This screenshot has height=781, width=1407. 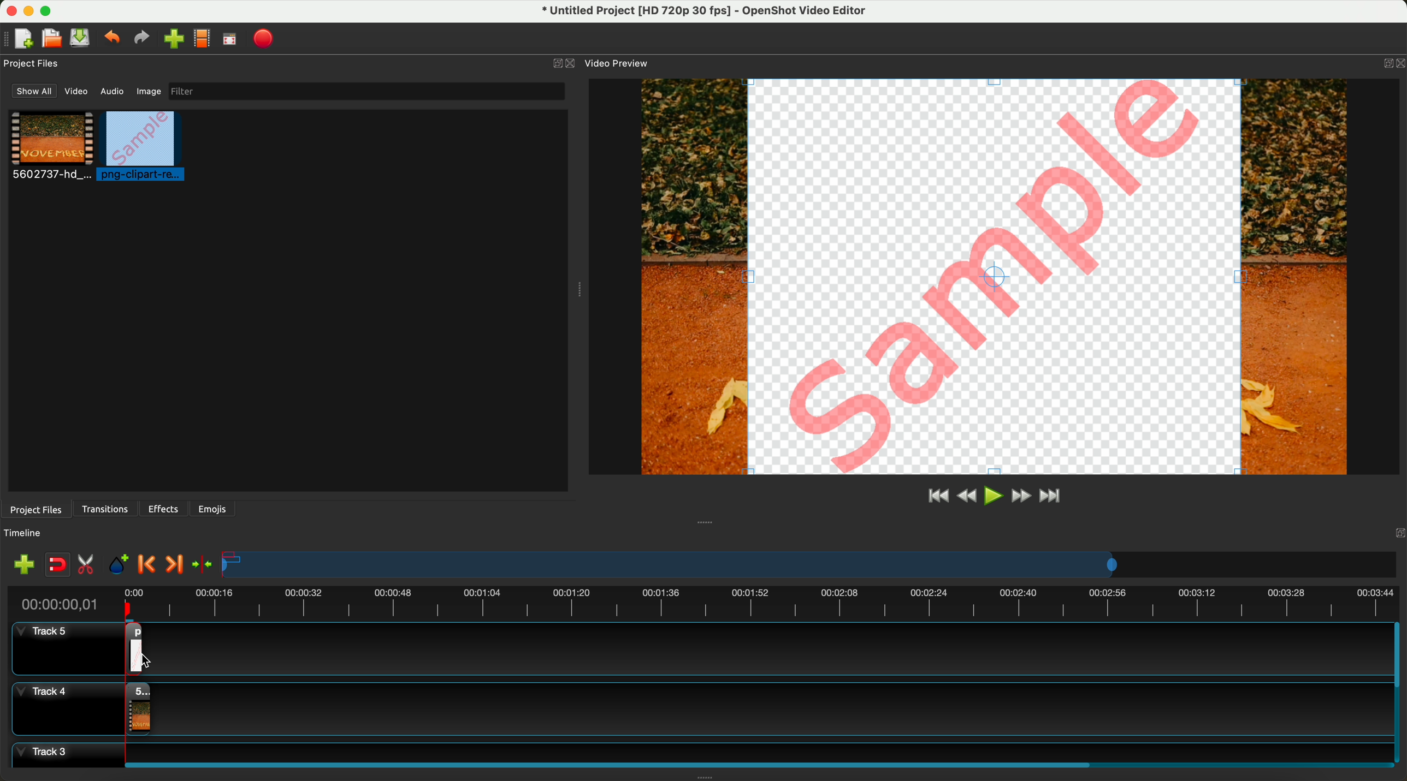 What do you see at coordinates (697, 13) in the screenshot?
I see `file name` at bounding box center [697, 13].